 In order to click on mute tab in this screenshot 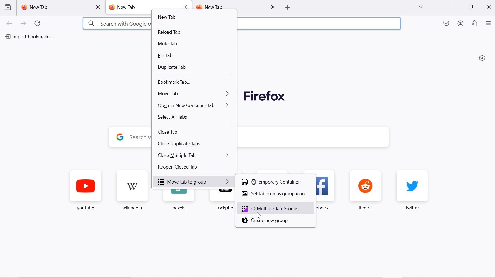, I will do `click(195, 44)`.